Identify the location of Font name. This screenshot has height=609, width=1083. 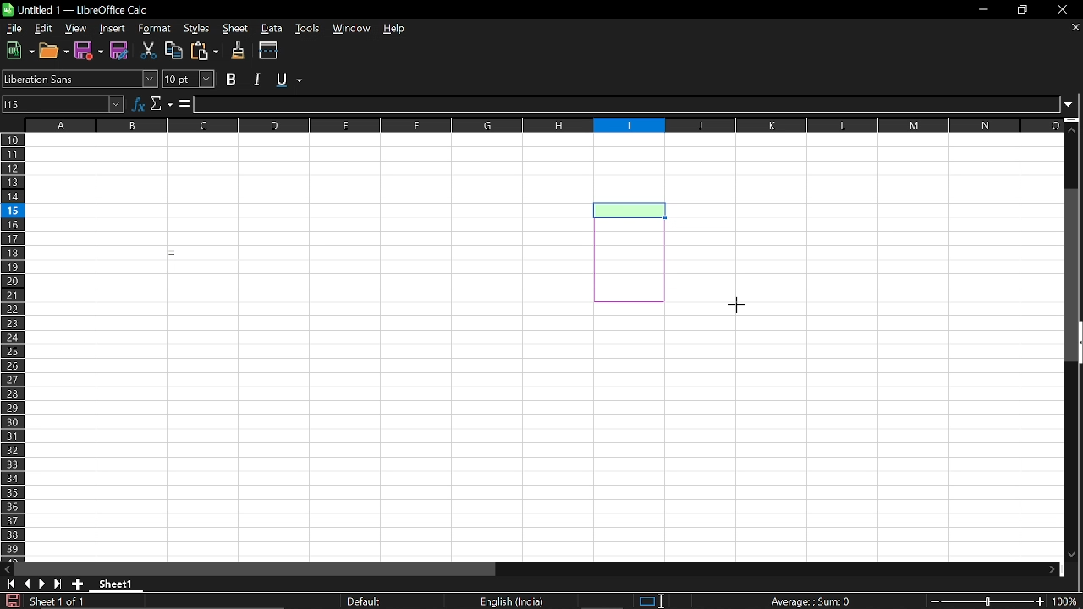
(80, 78).